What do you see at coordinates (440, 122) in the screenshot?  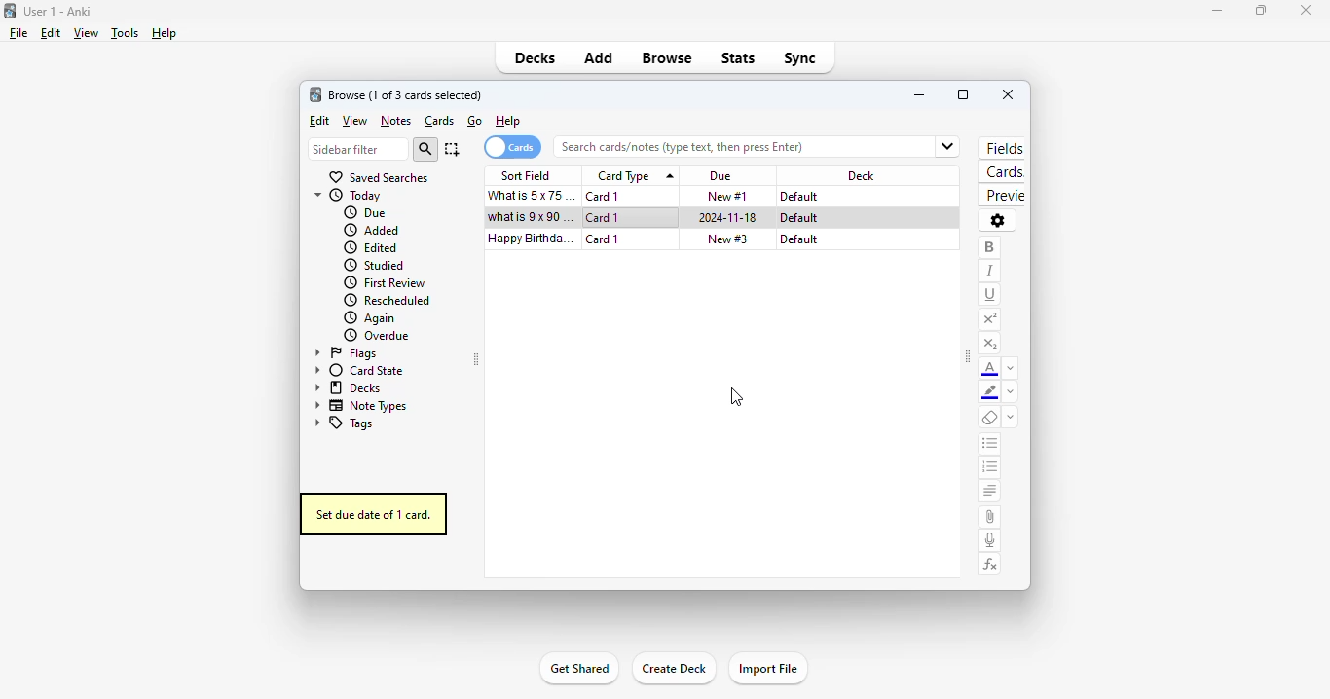 I see `cards` at bounding box center [440, 122].